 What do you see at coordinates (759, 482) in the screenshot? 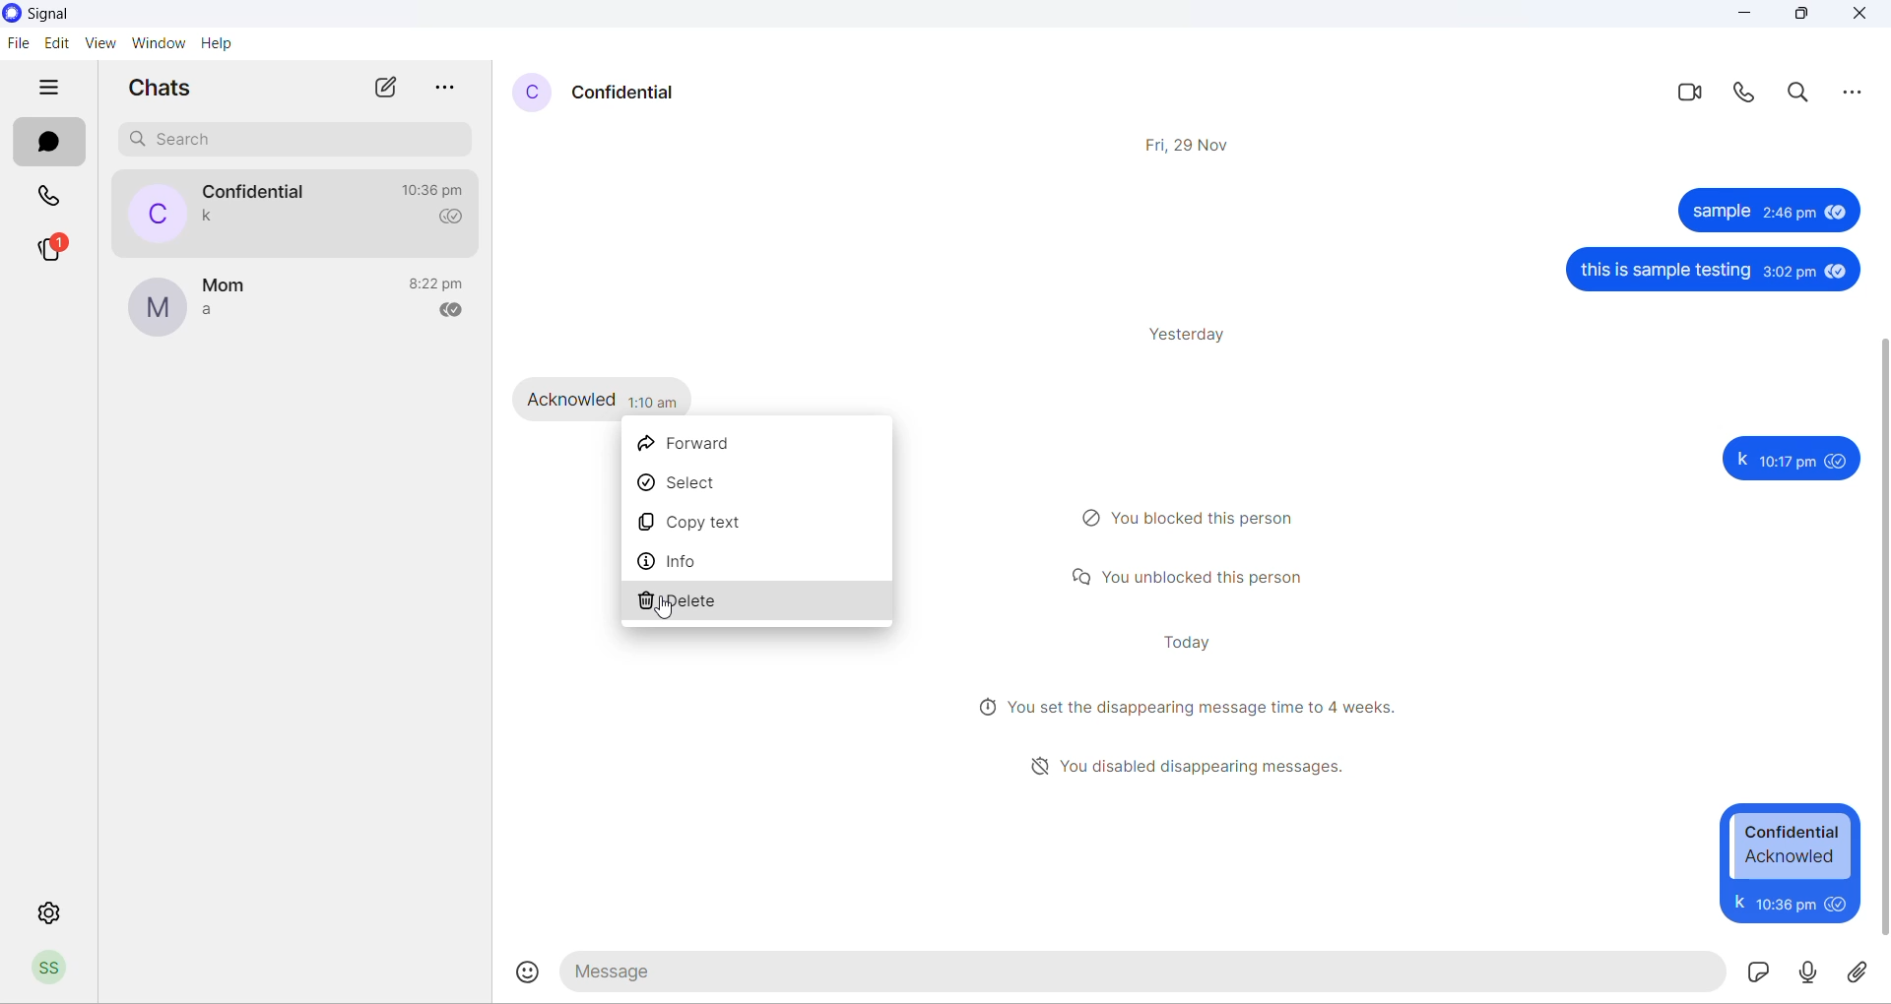
I see `select` at bounding box center [759, 482].